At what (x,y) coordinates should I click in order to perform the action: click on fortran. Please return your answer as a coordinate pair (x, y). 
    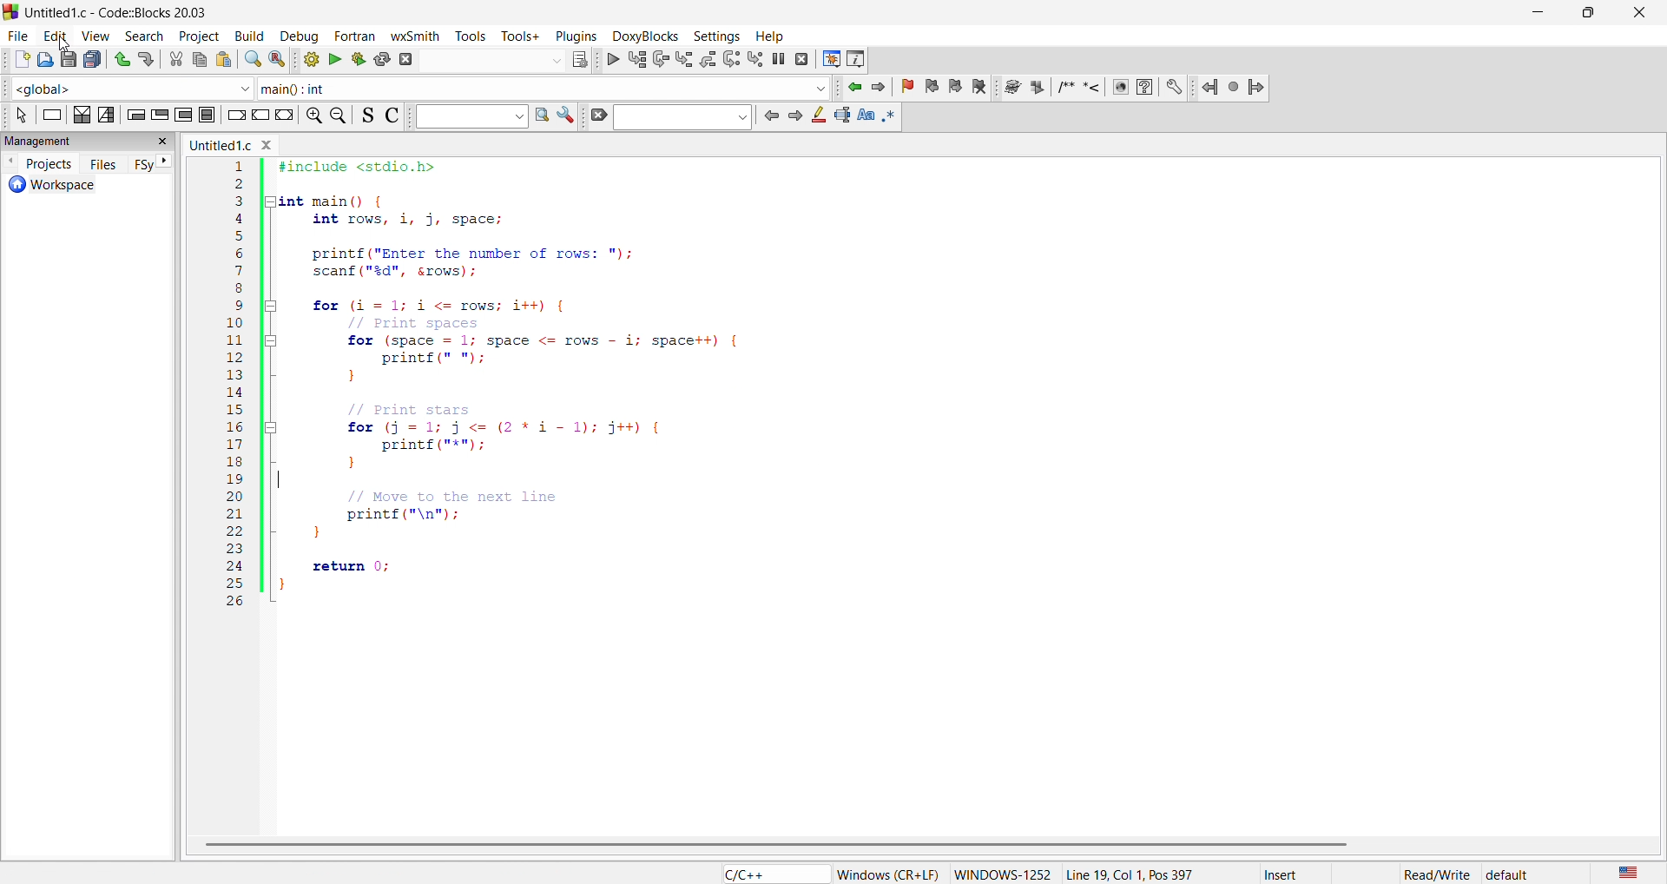
    Looking at the image, I should click on (354, 36).